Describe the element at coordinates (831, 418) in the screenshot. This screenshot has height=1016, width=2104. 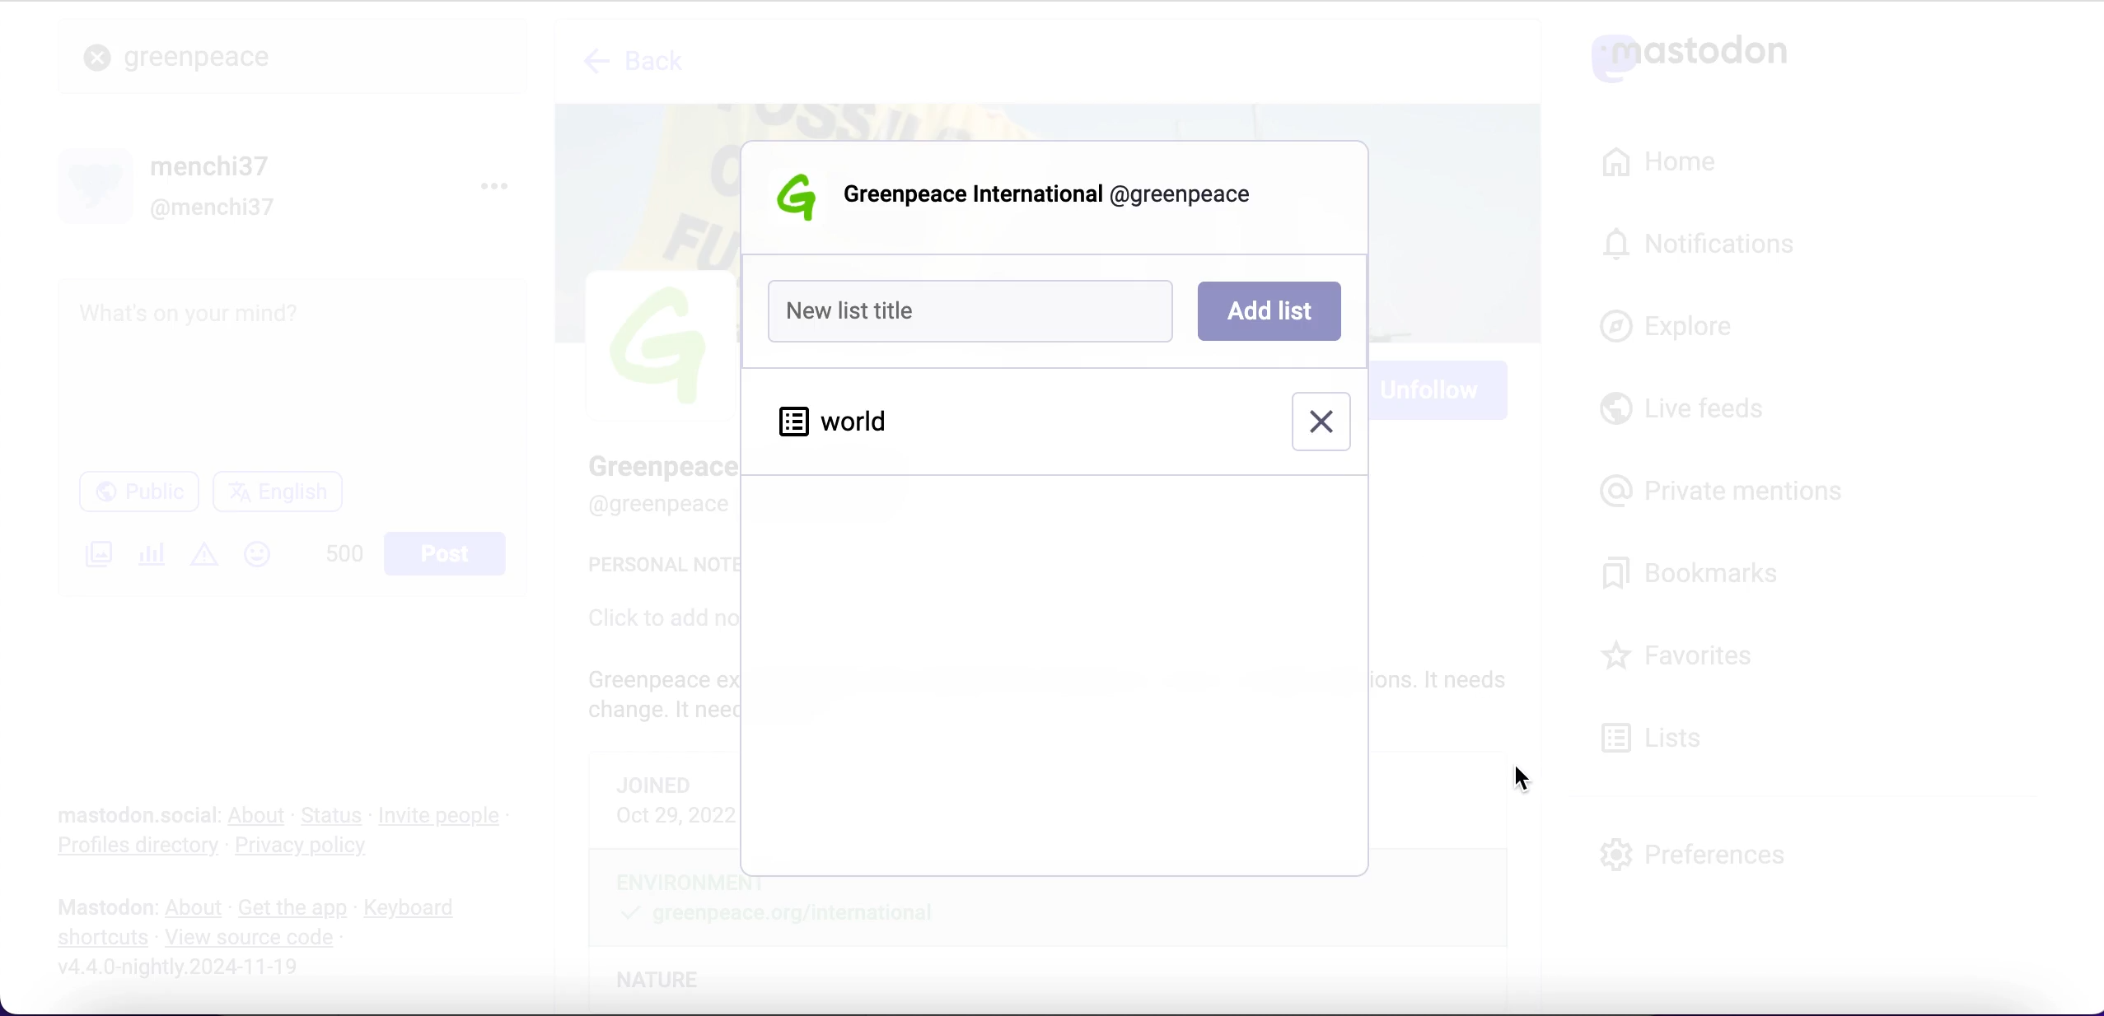
I see `world` at that location.